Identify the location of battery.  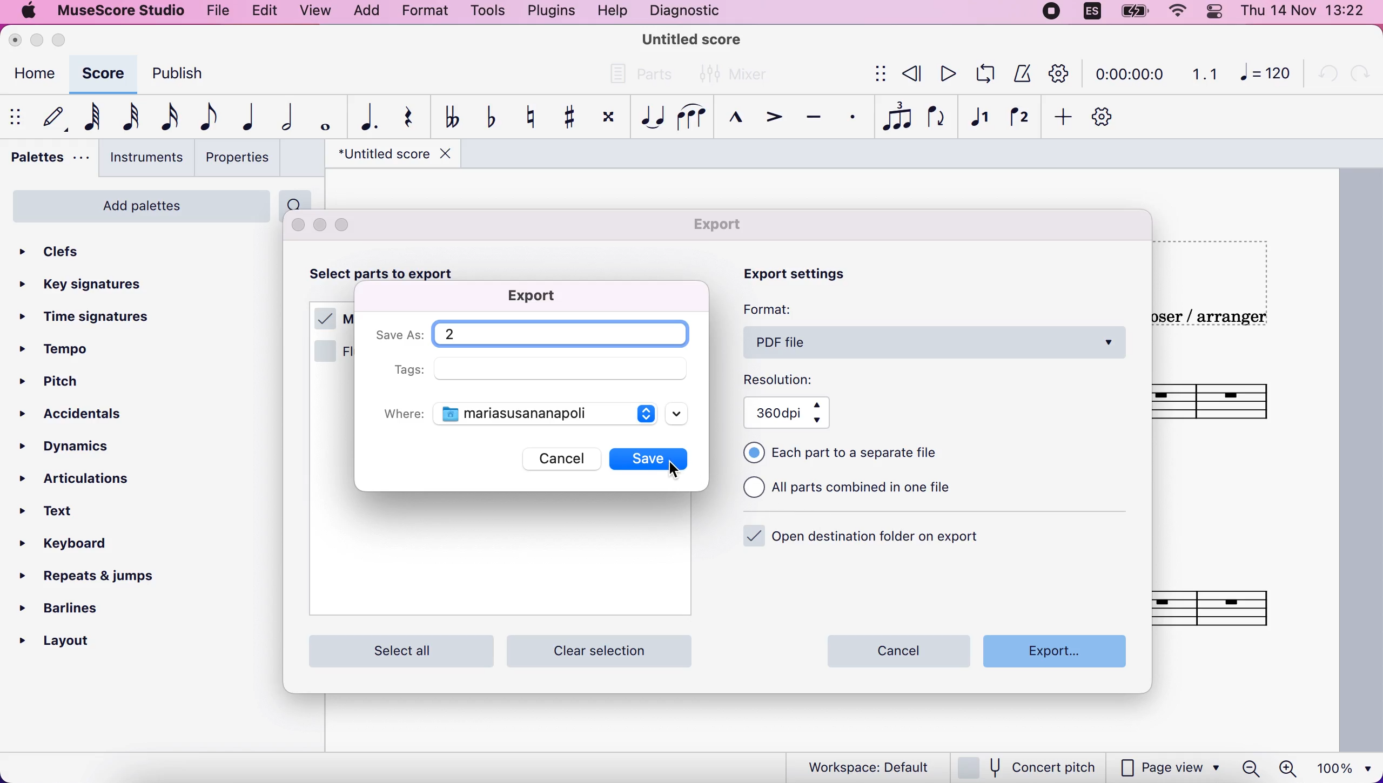
(1132, 12).